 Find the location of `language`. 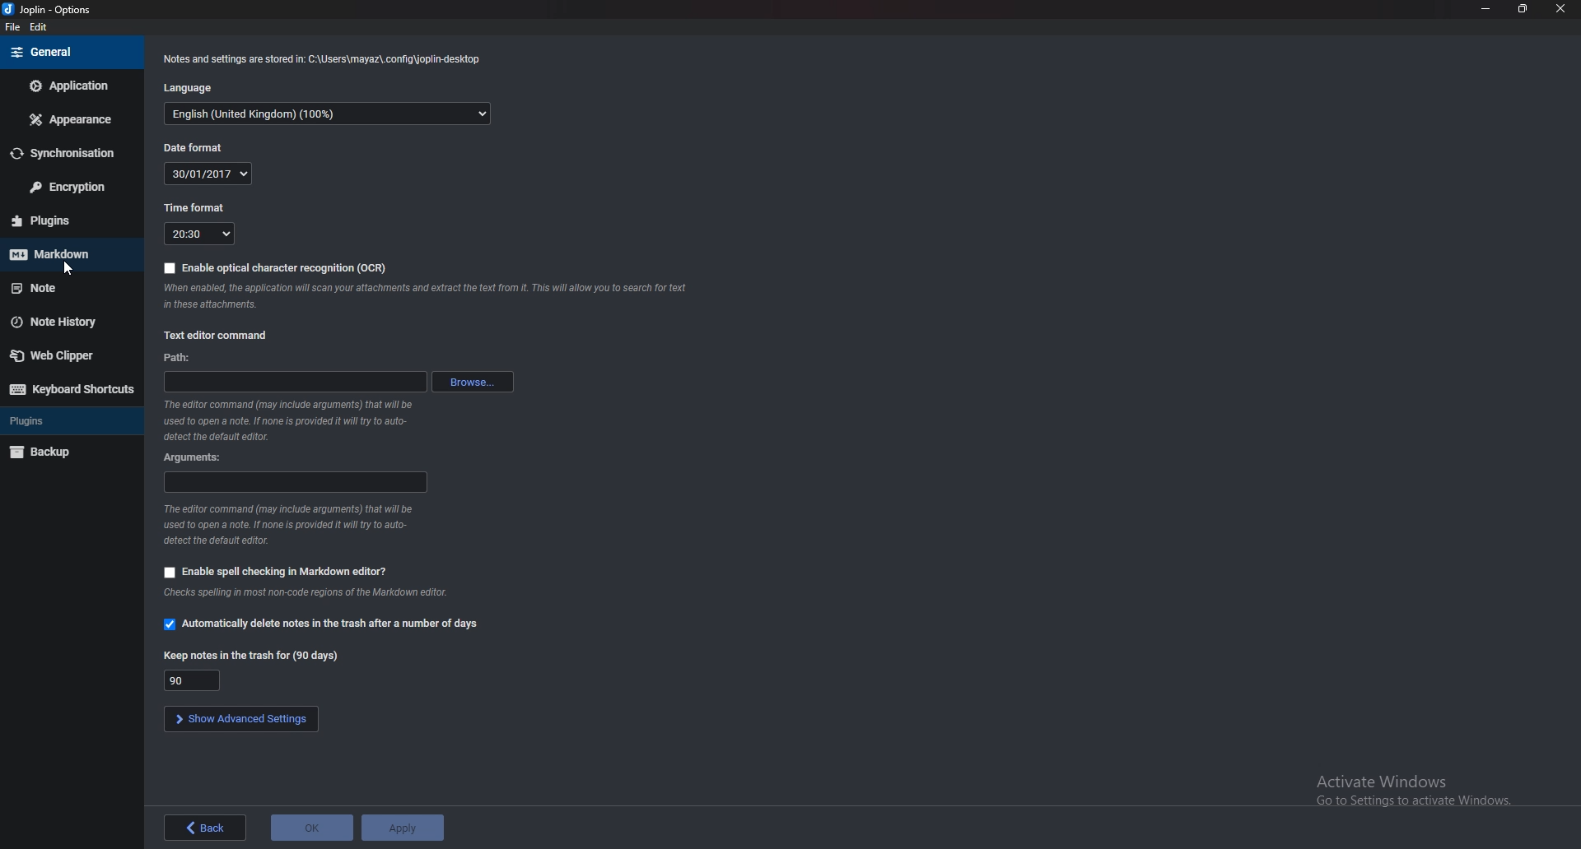

language is located at coordinates (328, 113).